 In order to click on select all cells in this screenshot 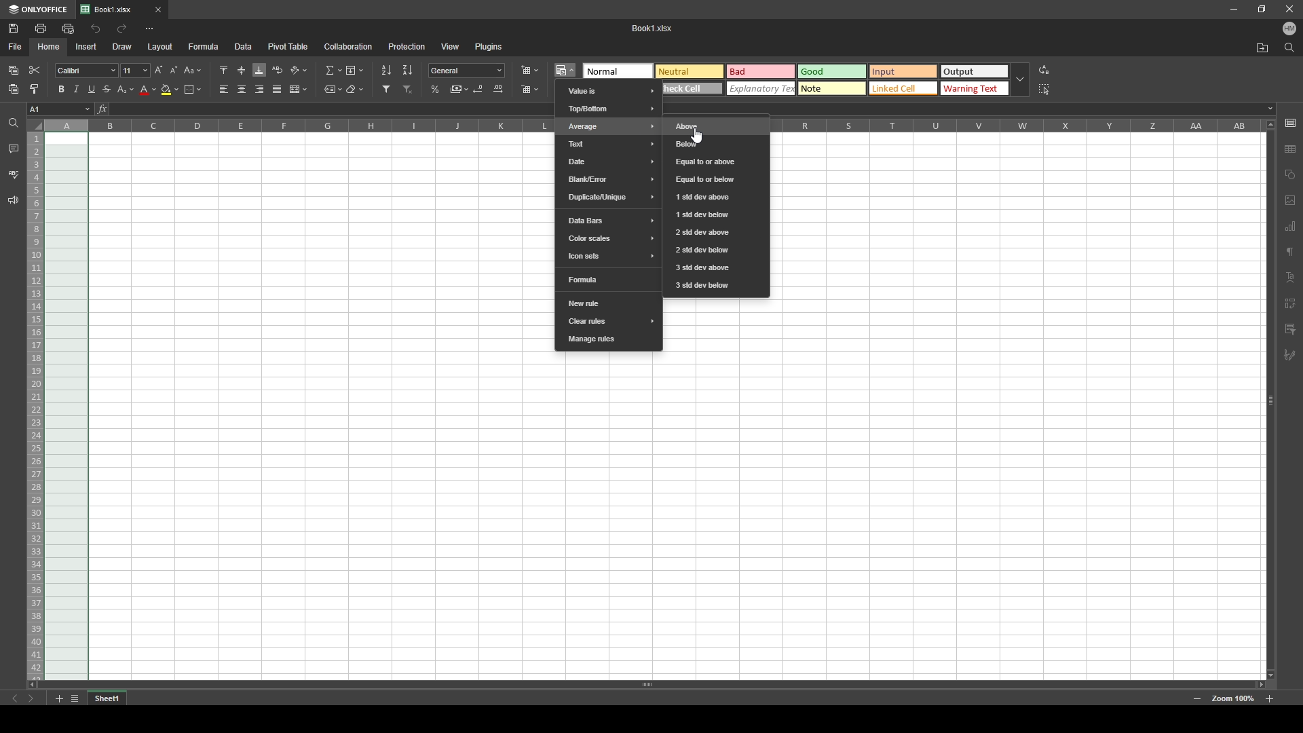, I will do `click(35, 124)`.